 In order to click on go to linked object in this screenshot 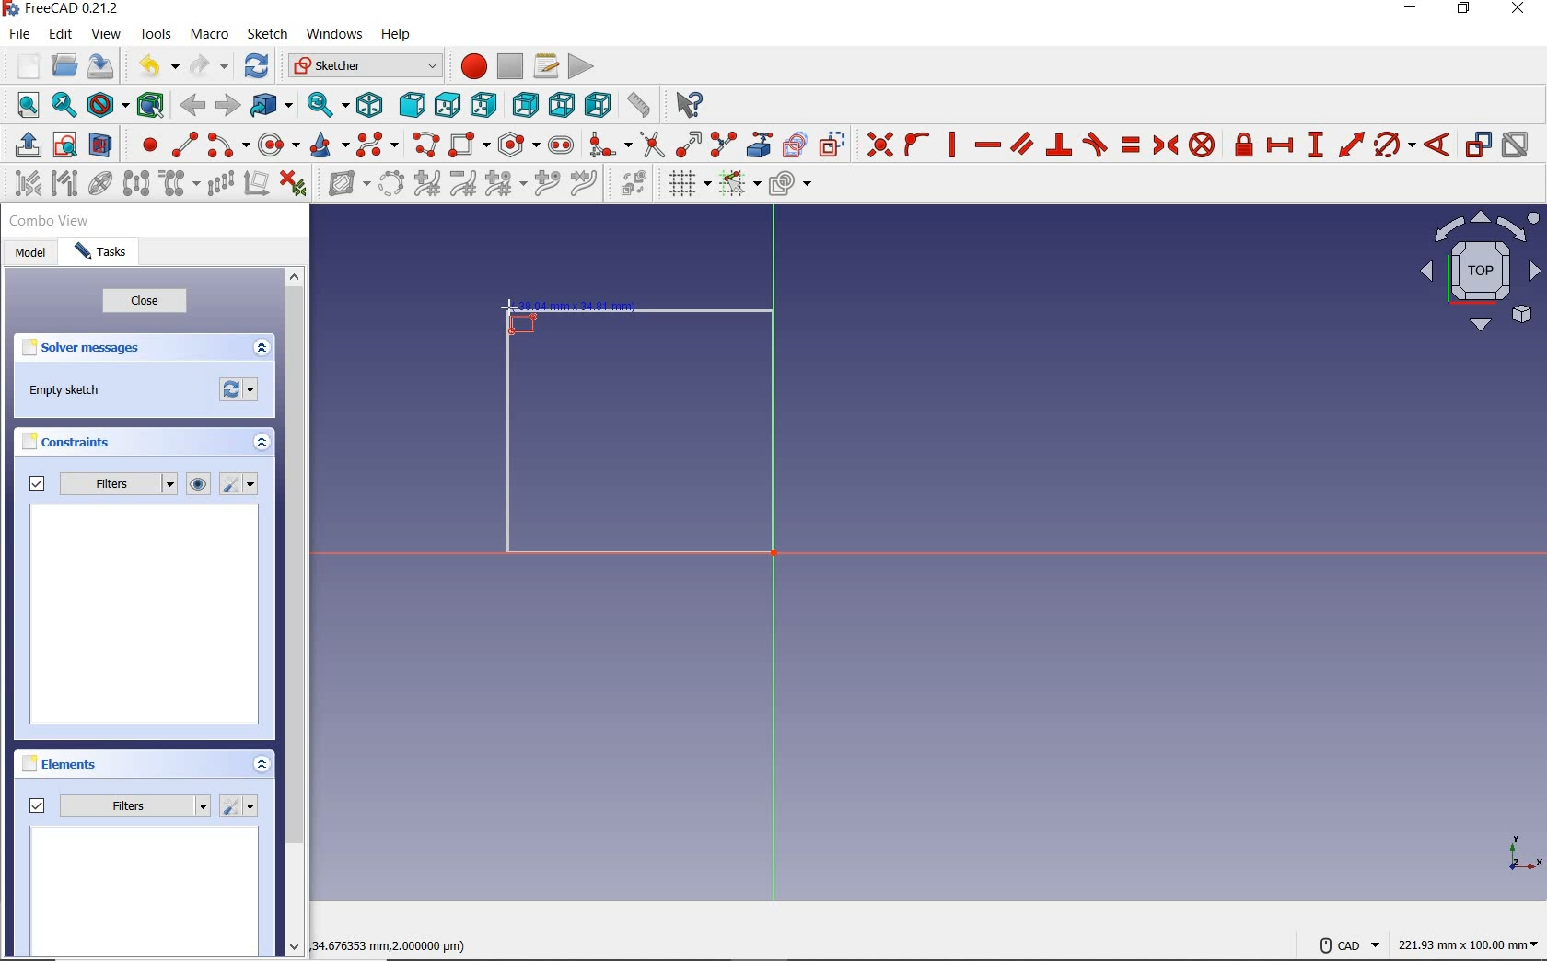, I will do `click(271, 106)`.